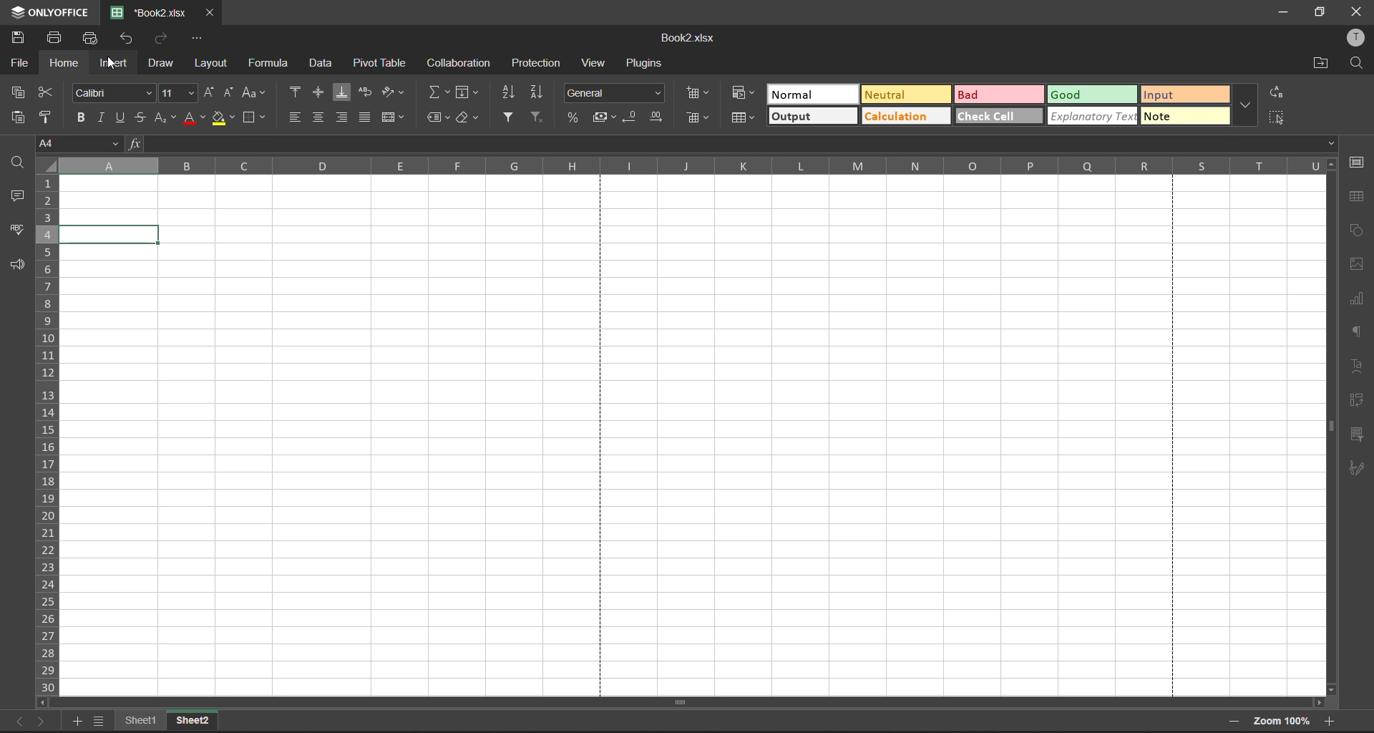 Image resolution: width=1374 pixels, height=733 pixels. Describe the element at coordinates (19, 198) in the screenshot. I see `comments` at that location.